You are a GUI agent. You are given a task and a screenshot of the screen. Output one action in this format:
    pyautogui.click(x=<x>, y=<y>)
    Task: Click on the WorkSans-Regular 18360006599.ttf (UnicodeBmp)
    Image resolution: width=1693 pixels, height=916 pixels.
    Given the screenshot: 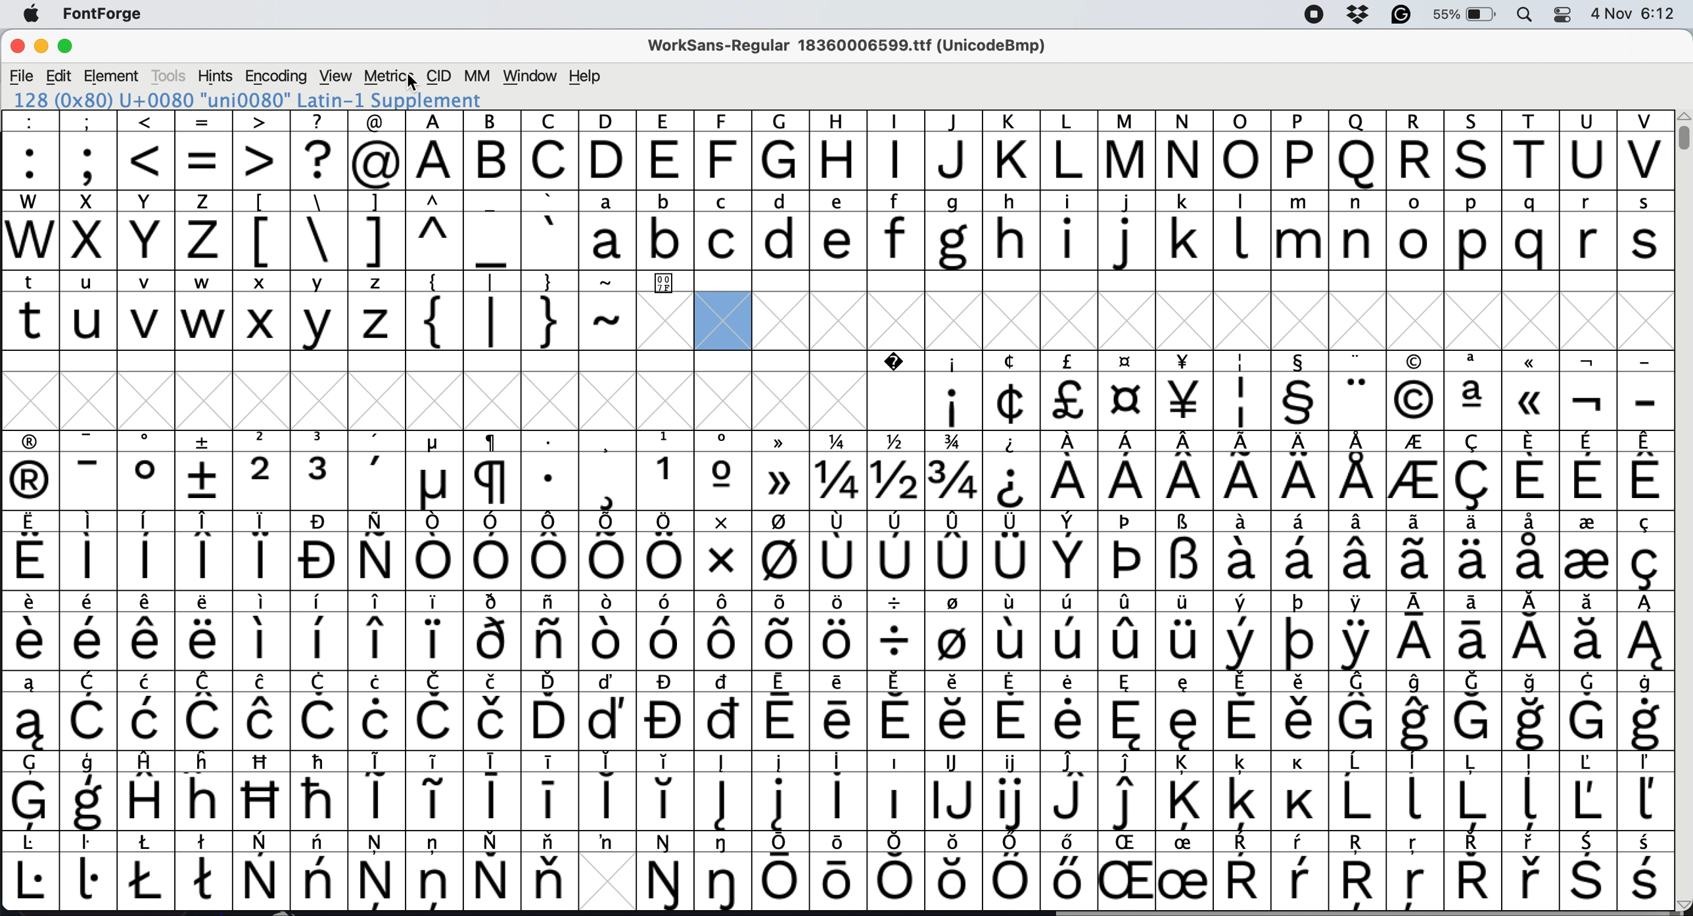 What is the action you would take?
    pyautogui.click(x=850, y=45)
    